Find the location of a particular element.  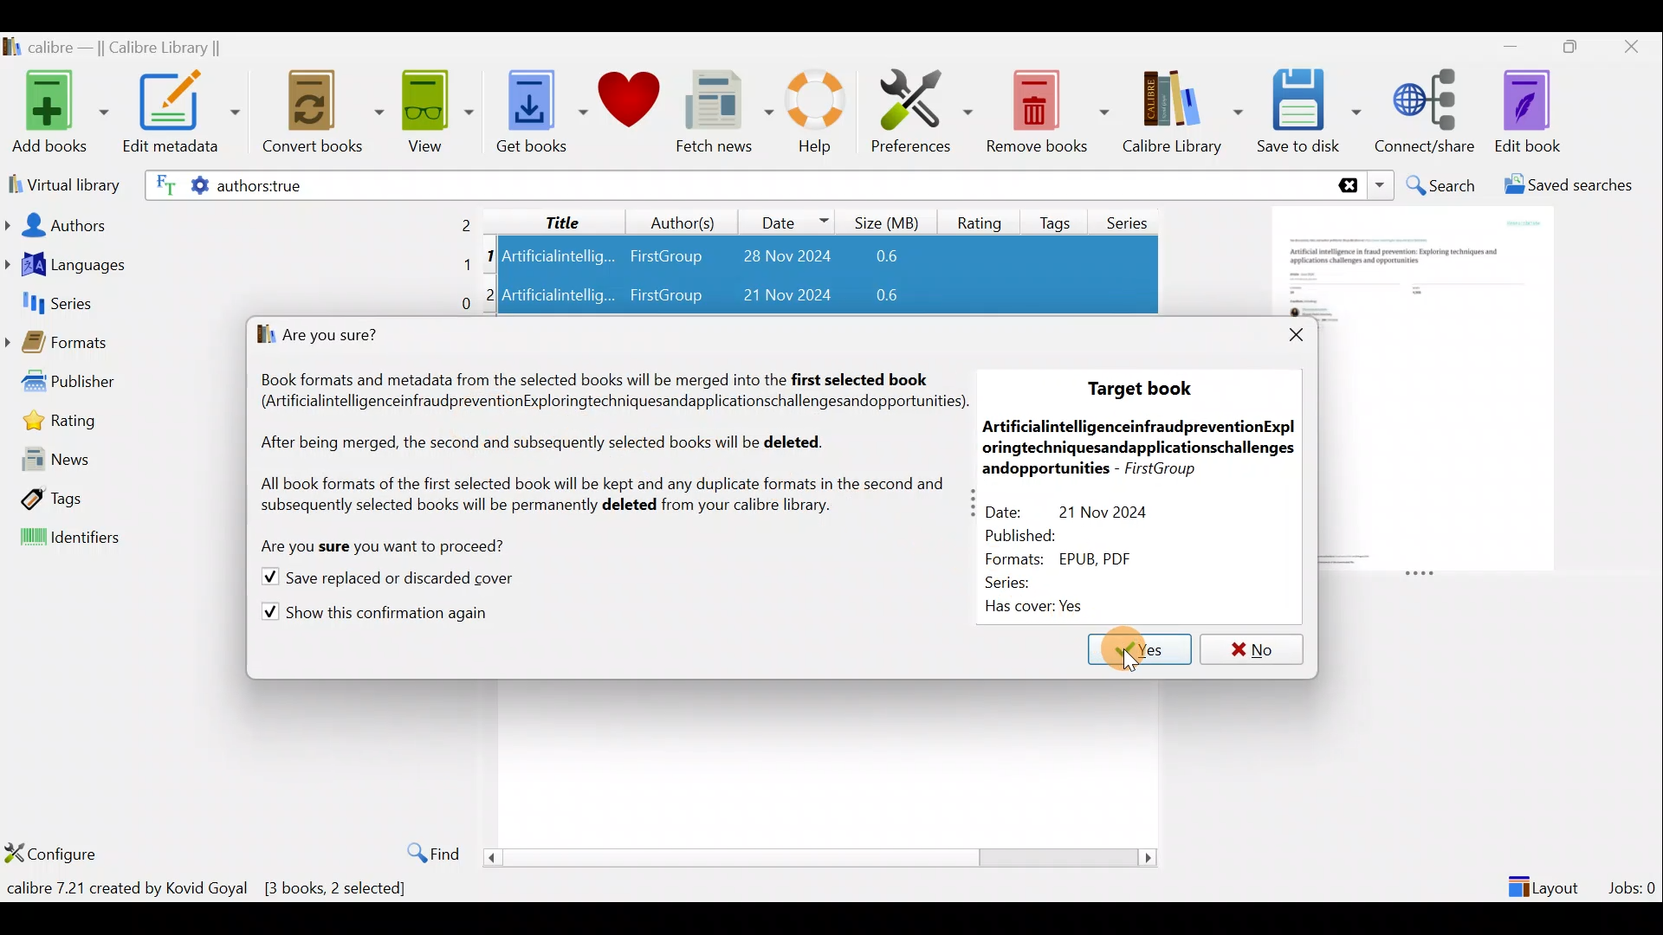

Connect/share is located at coordinates (1427, 108).